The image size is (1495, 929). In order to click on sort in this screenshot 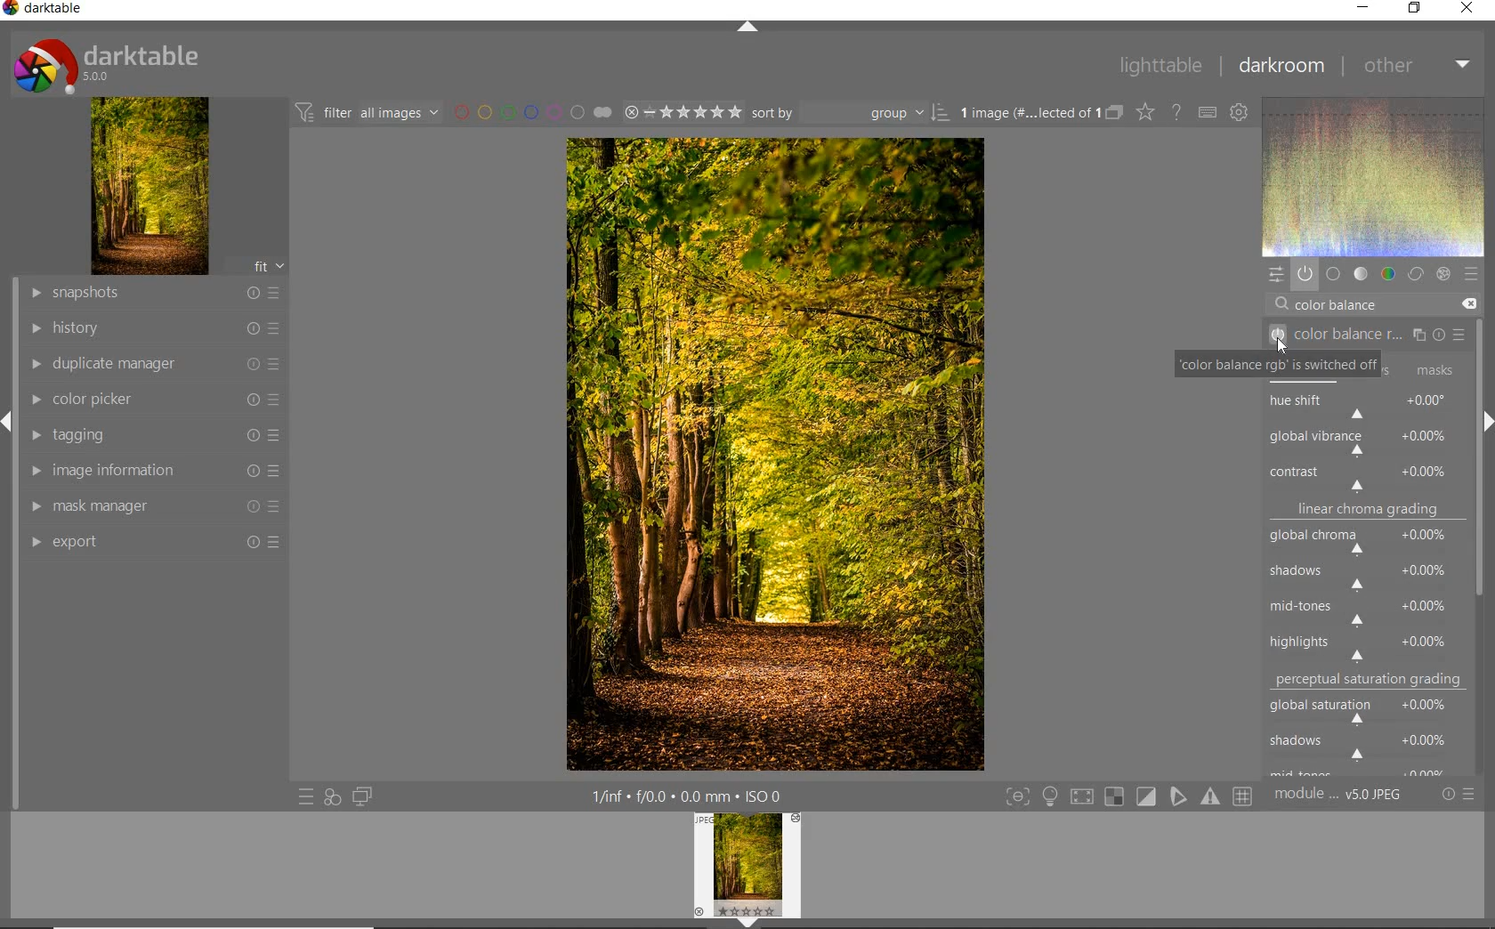, I will do `click(850, 113)`.